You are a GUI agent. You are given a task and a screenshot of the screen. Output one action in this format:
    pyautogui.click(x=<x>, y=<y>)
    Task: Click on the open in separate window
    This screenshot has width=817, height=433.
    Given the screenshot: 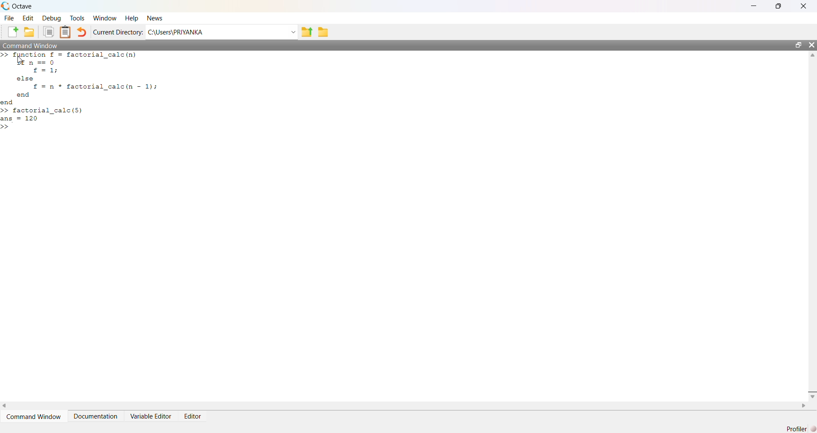 What is the action you would take?
    pyautogui.click(x=798, y=44)
    